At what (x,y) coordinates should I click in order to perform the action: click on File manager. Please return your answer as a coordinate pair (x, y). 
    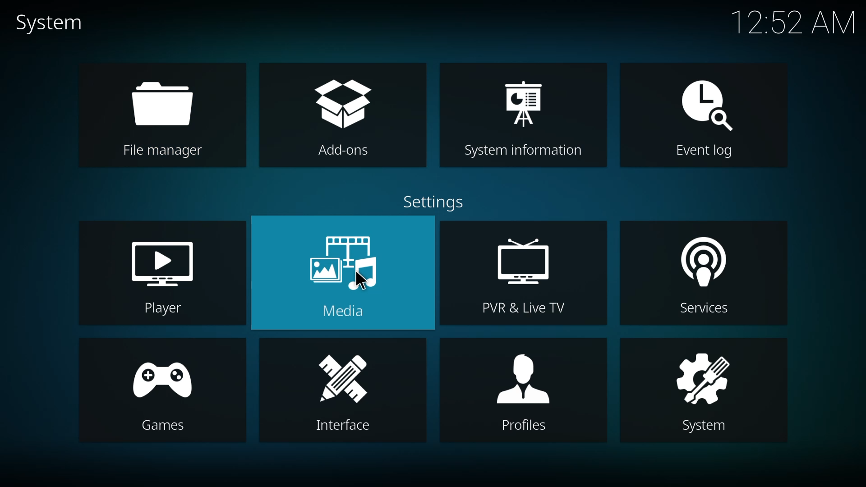
    Looking at the image, I should click on (164, 154).